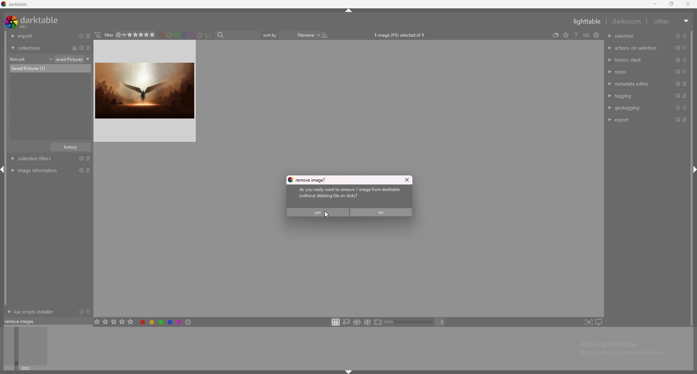 The height and width of the screenshot is (374, 697). What do you see at coordinates (50, 170) in the screenshot?
I see `image information` at bounding box center [50, 170].